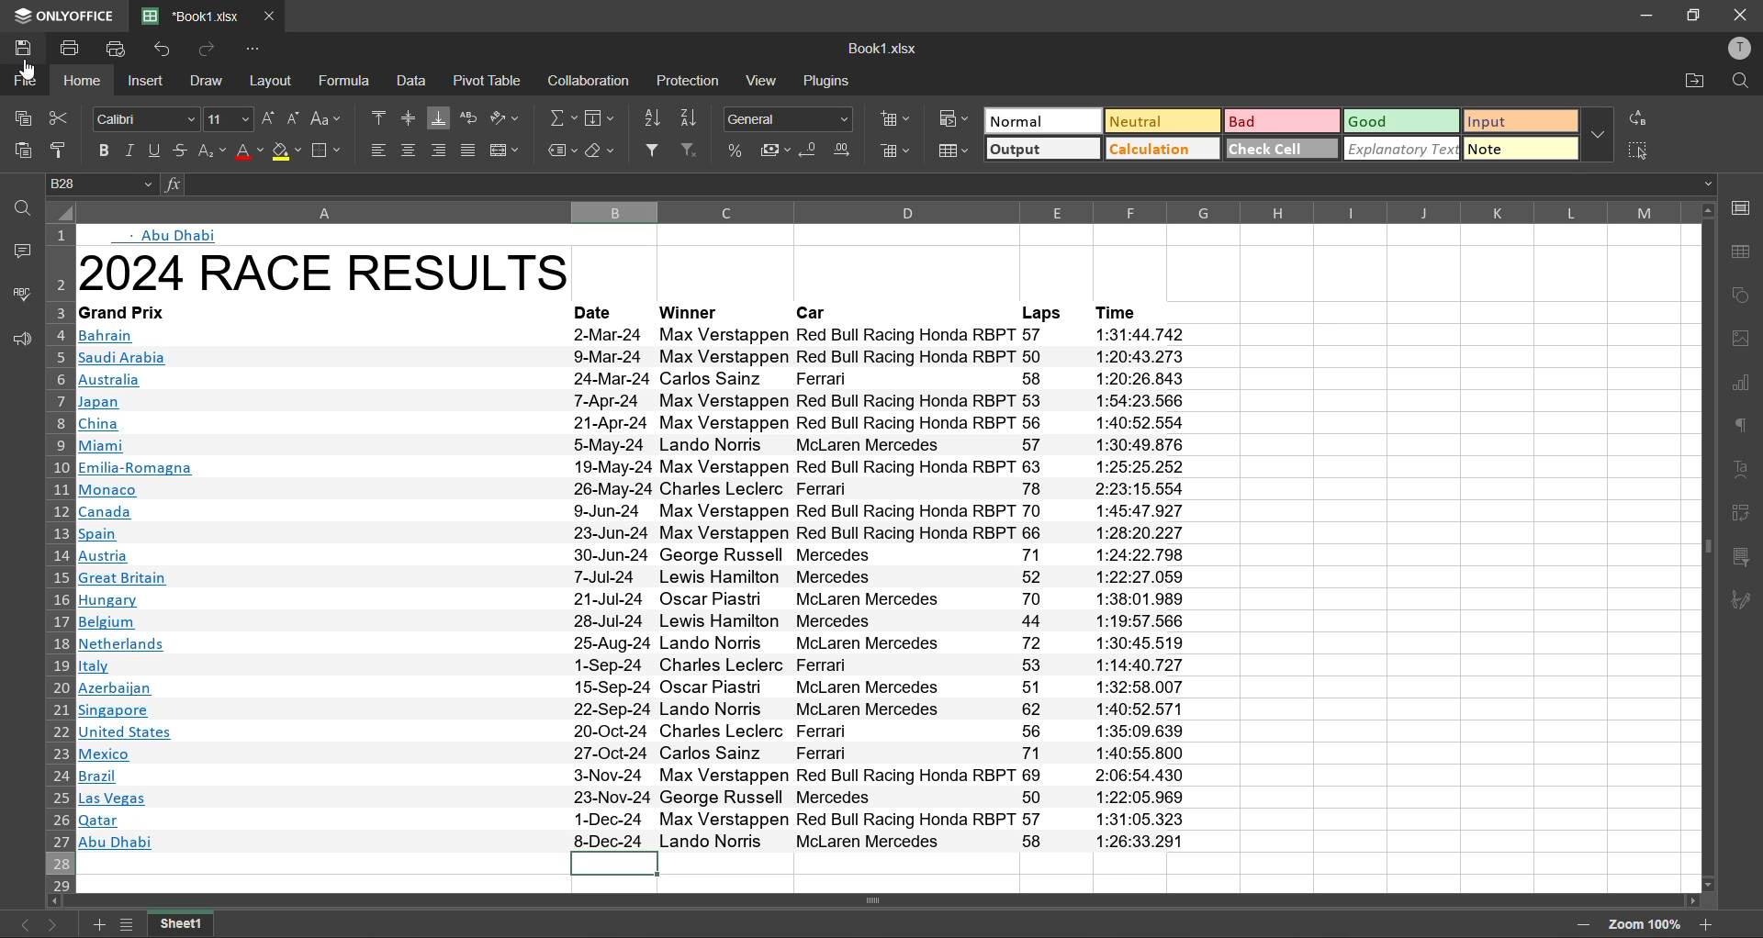  What do you see at coordinates (59, 559) in the screenshot?
I see `row numbers` at bounding box center [59, 559].